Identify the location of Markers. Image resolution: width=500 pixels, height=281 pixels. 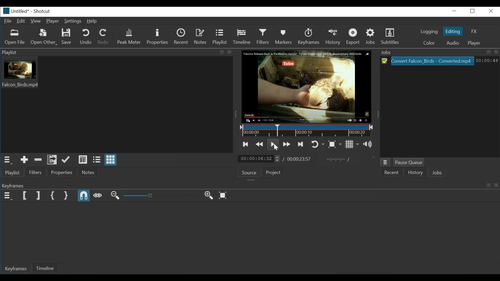
(284, 37).